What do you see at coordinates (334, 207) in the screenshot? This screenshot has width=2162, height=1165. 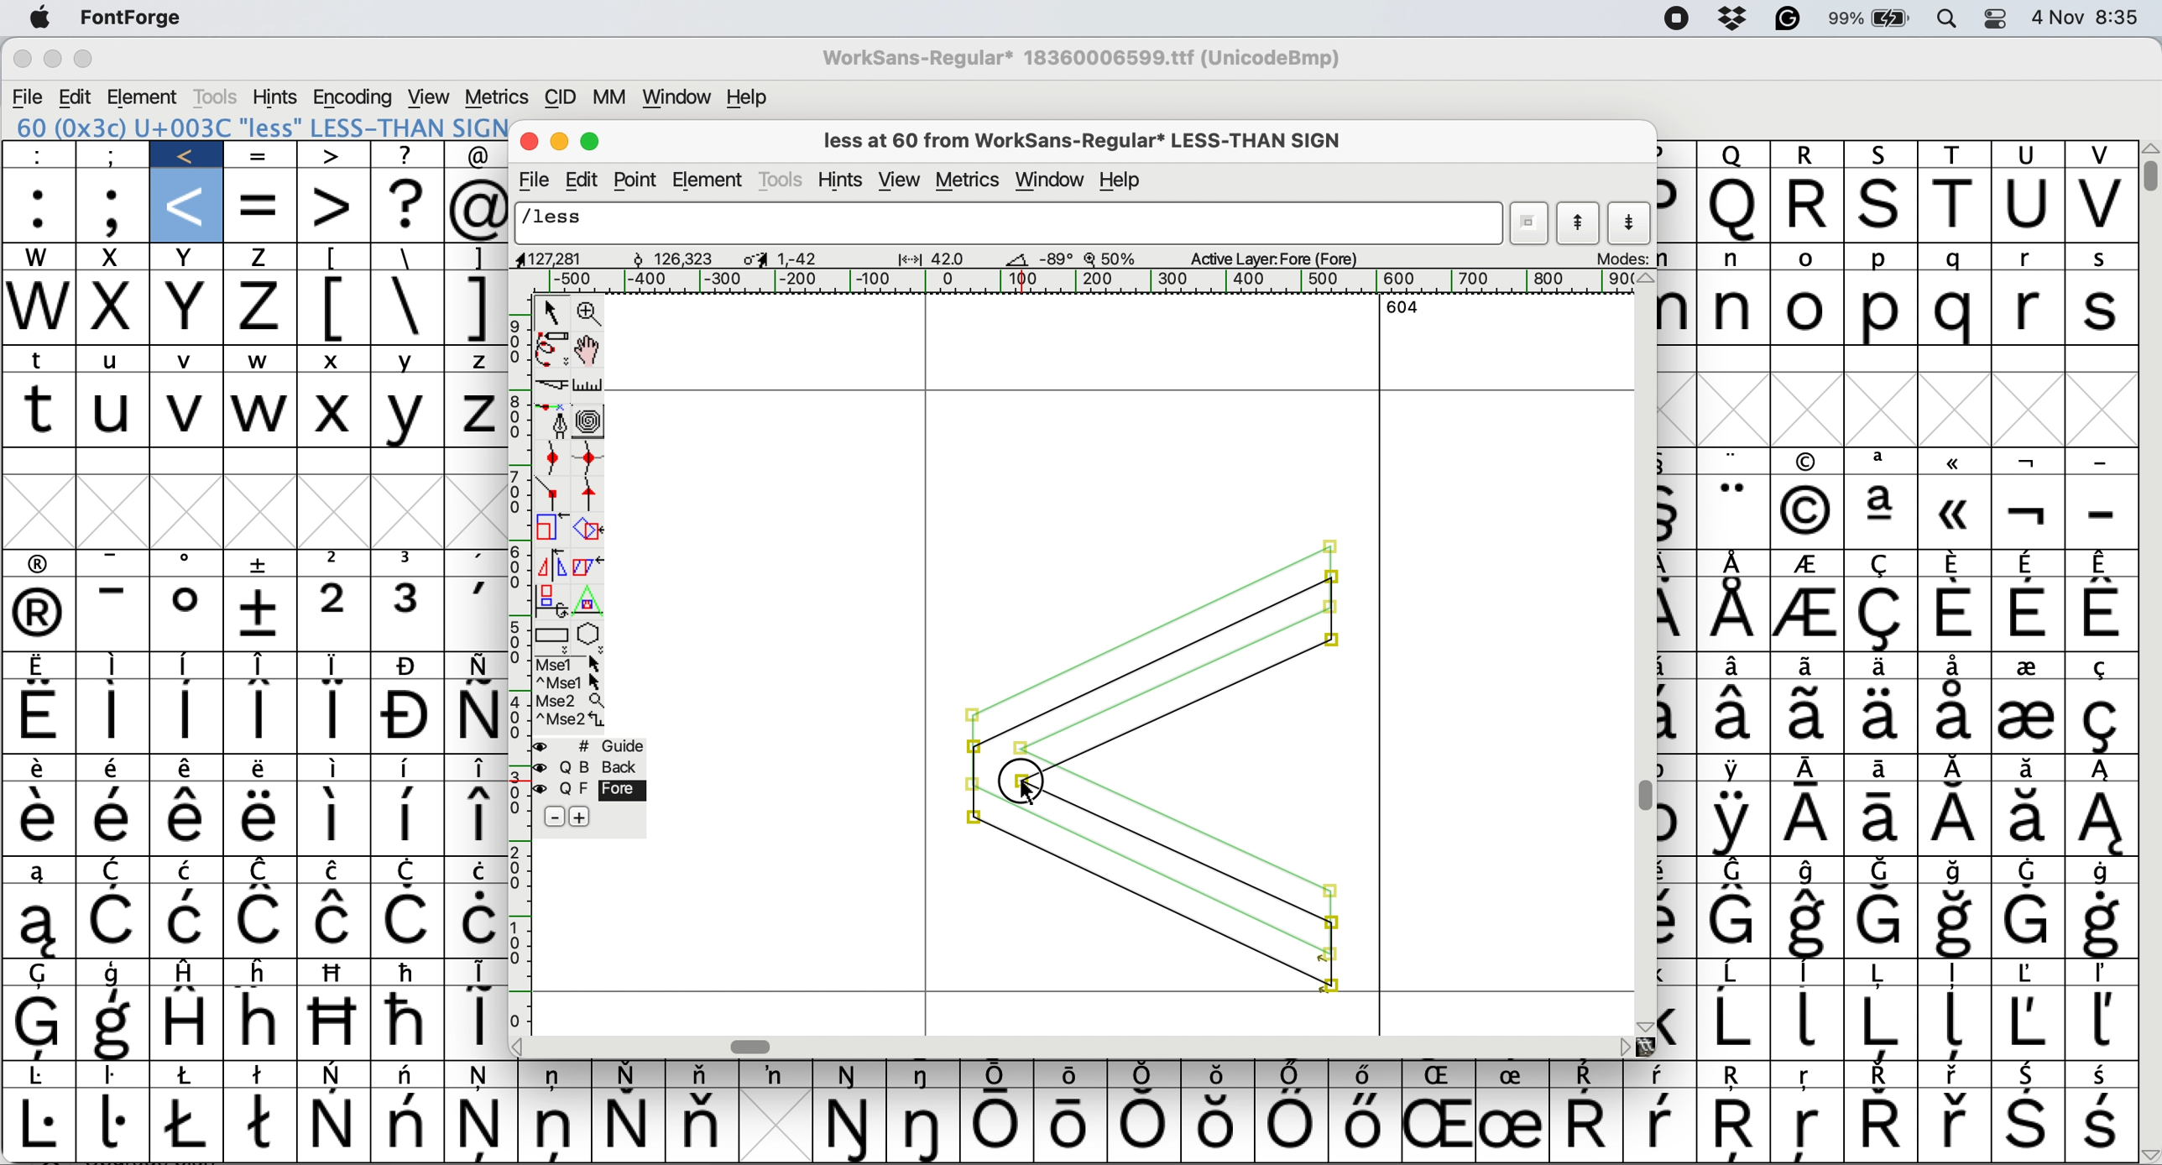 I see `>` at bounding box center [334, 207].